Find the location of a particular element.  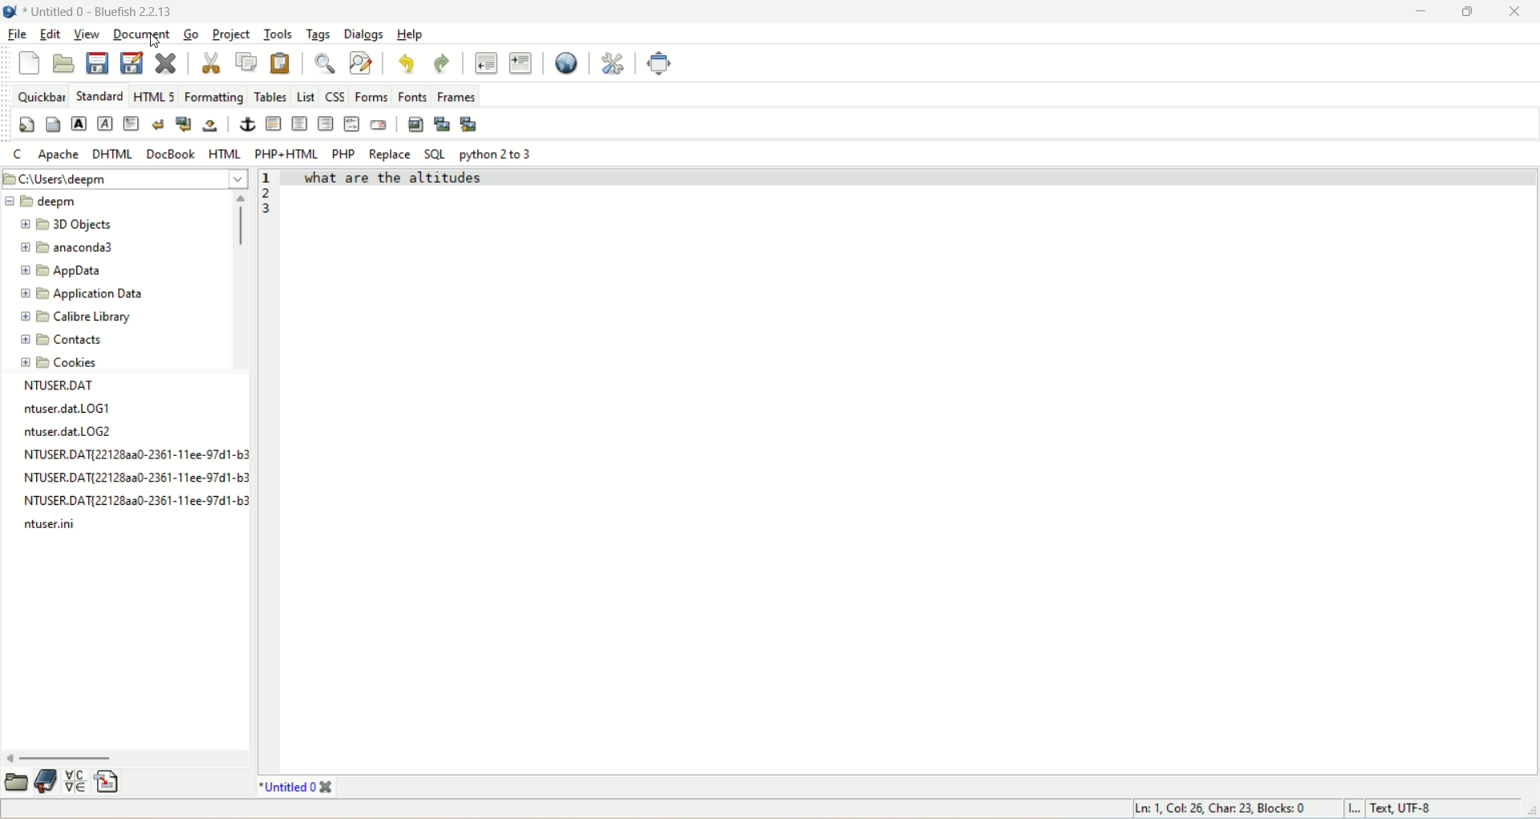

non-breaking space is located at coordinates (211, 126).